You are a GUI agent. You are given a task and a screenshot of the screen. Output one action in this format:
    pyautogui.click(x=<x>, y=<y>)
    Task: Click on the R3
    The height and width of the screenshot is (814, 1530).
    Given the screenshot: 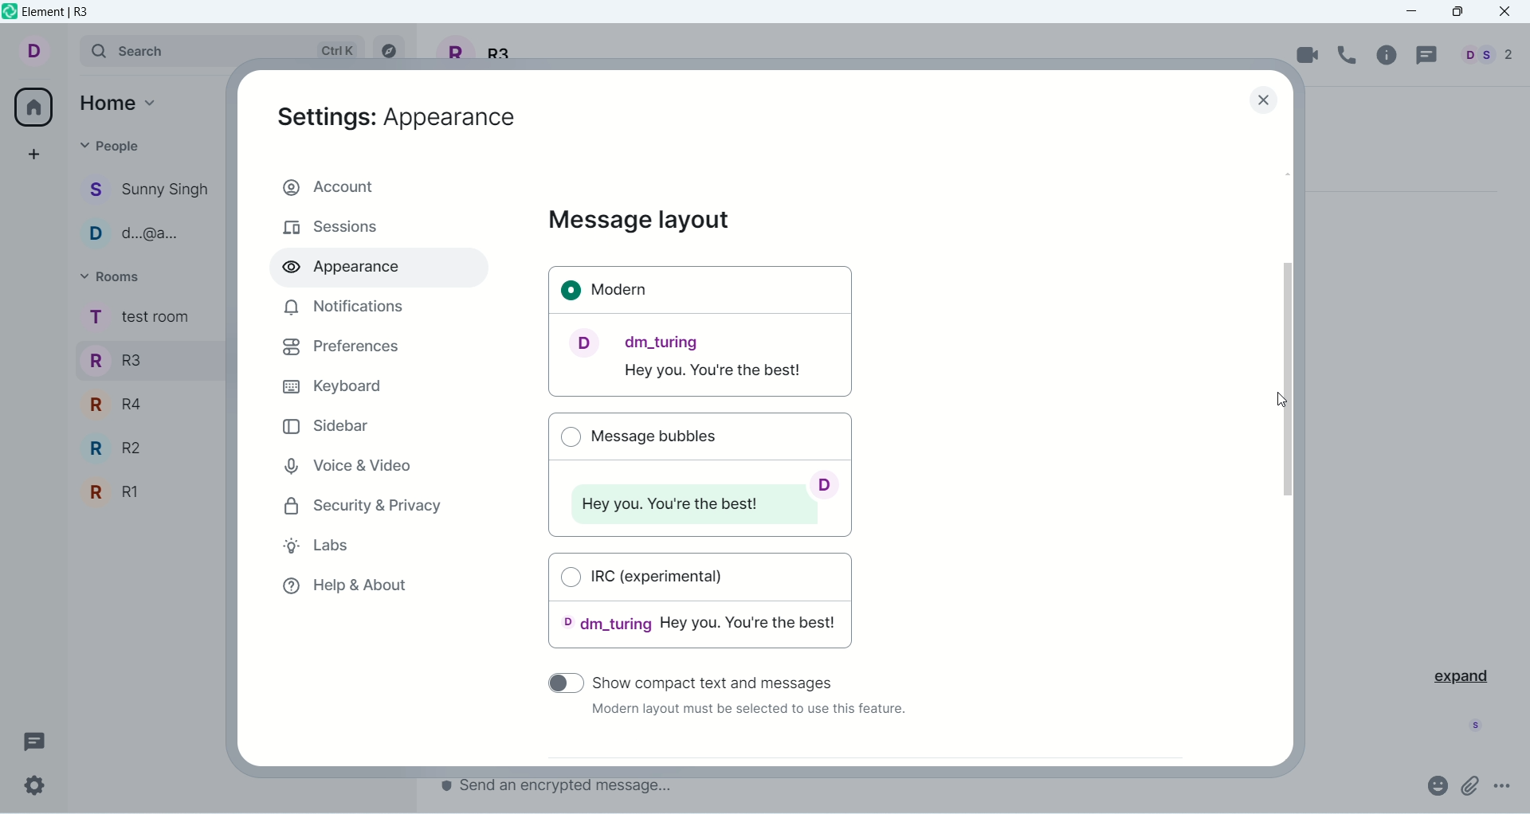 What is the action you would take?
    pyautogui.click(x=146, y=358)
    